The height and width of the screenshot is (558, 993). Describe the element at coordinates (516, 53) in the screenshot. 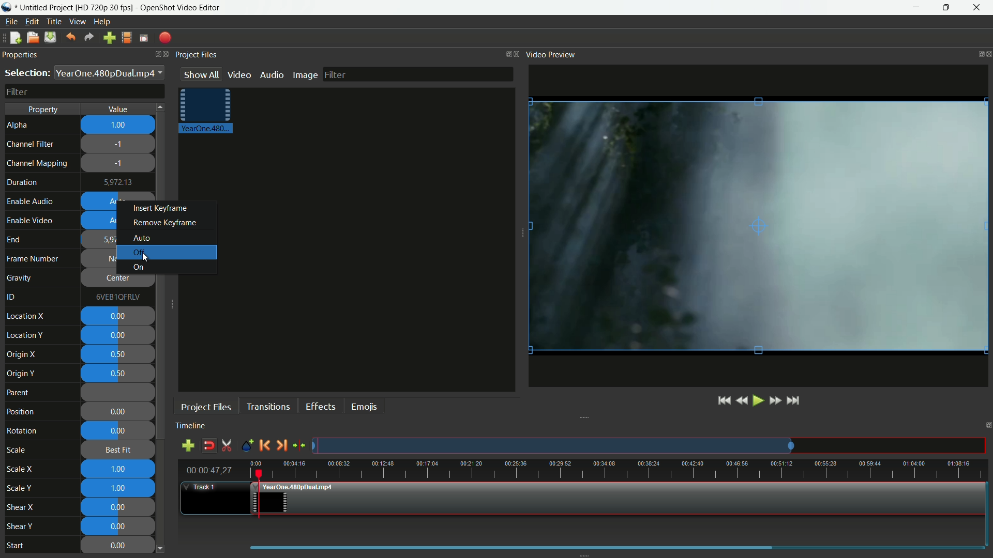

I see `close project files` at that location.